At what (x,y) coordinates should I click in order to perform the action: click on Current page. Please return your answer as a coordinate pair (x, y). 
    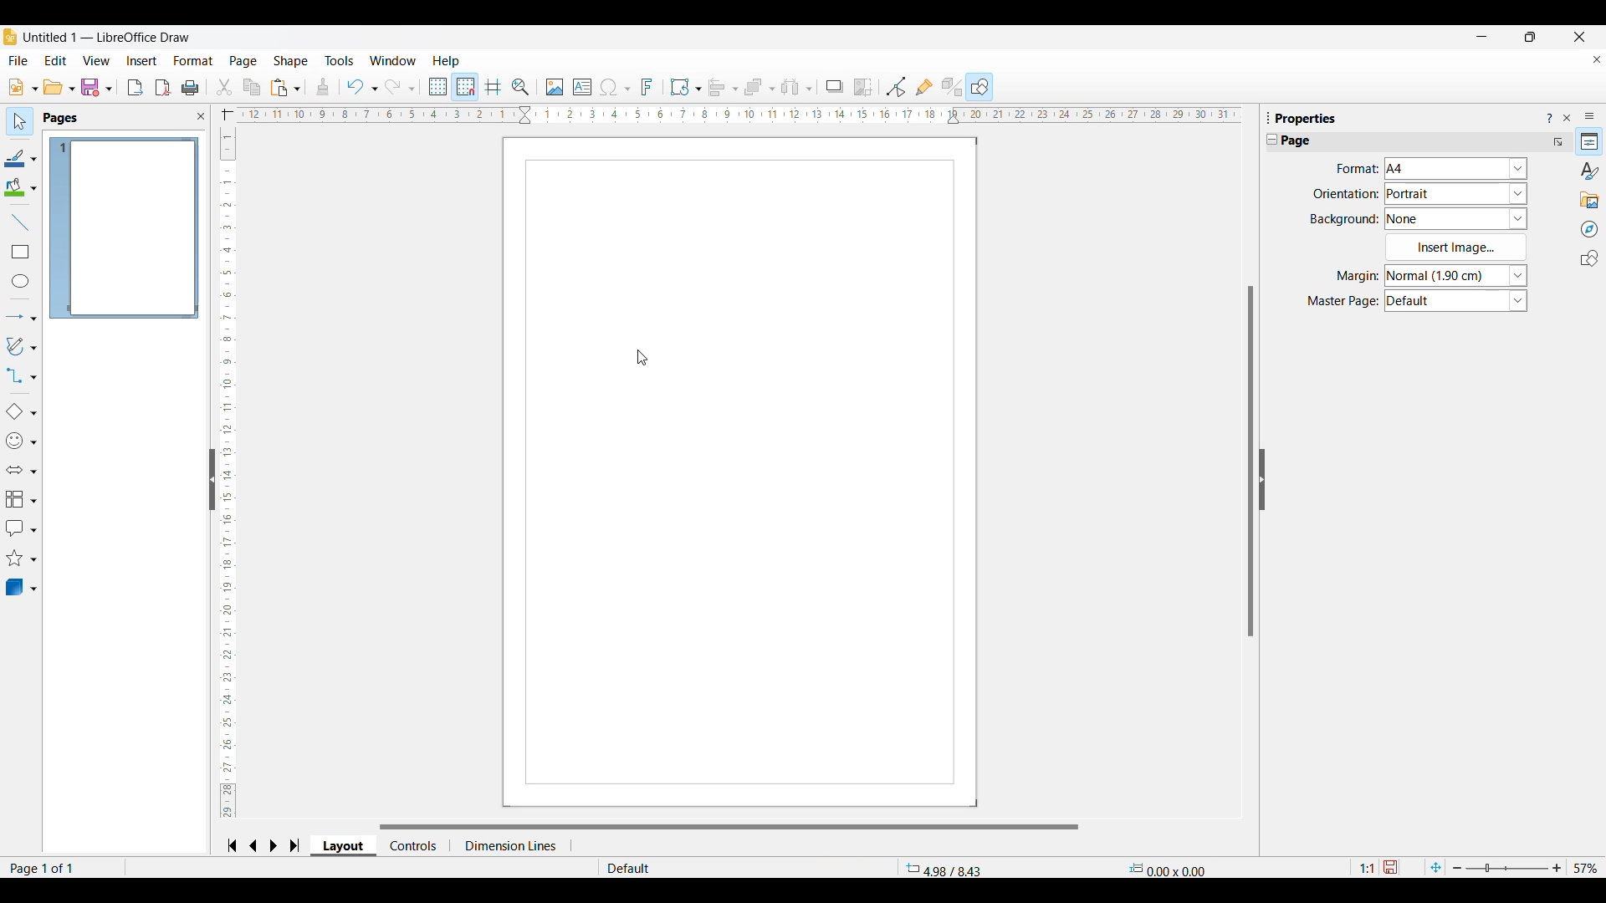
    Looking at the image, I should click on (744, 472).